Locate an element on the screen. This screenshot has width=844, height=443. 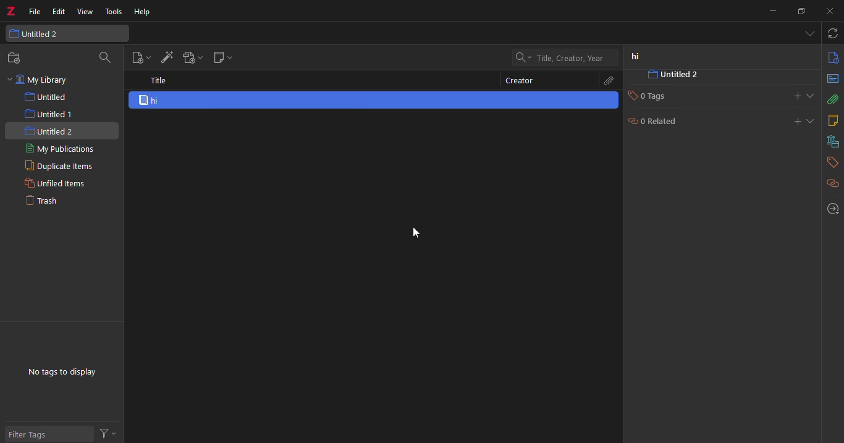
attach is located at coordinates (832, 101).